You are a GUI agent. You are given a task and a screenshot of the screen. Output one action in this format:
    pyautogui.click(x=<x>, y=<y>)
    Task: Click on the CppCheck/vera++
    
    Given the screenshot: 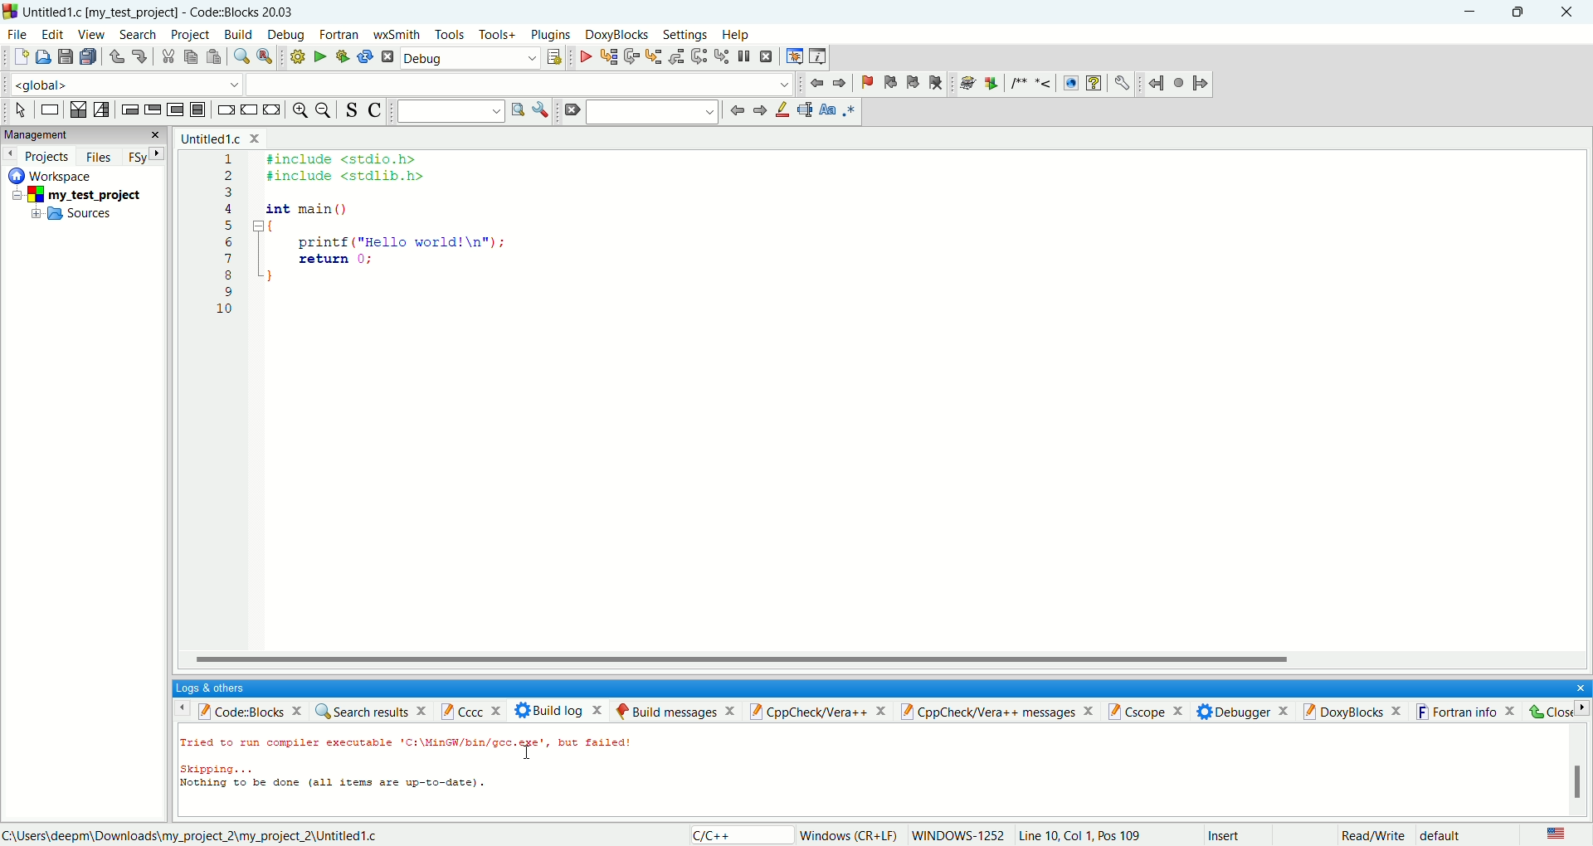 What is the action you would take?
    pyautogui.click(x=819, y=711)
    